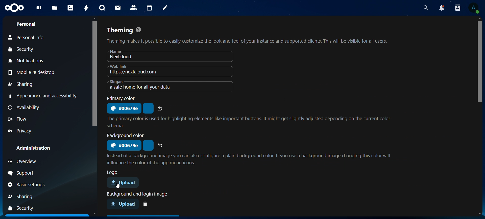 The image size is (485, 219). I want to click on notoifications, so click(442, 8).